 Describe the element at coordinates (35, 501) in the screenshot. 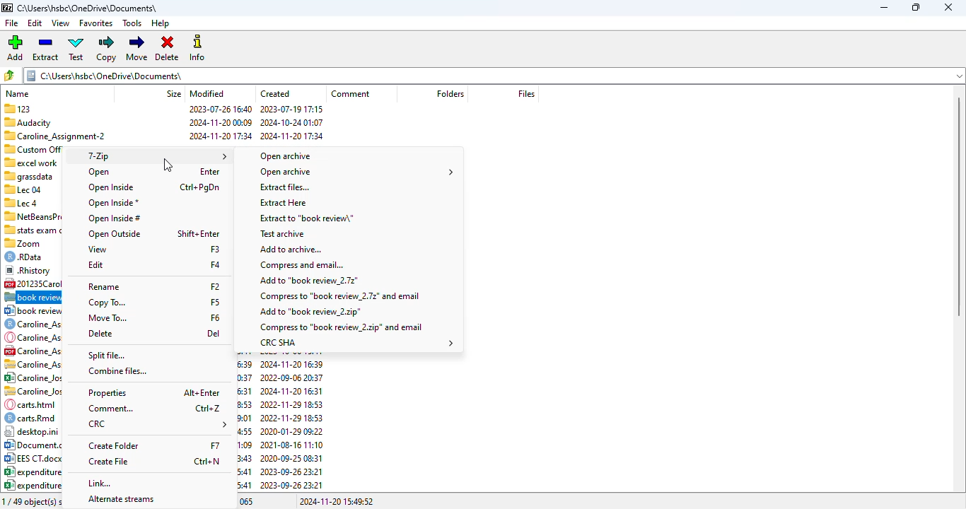

I see `1/49 object(s) selected` at that location.